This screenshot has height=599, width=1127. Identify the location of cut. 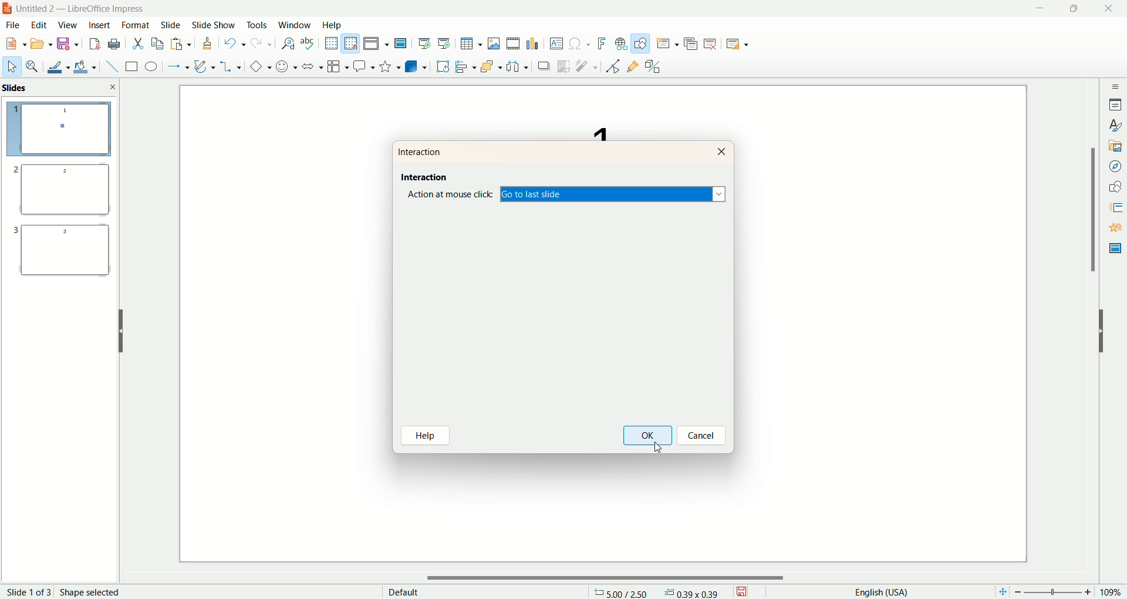
(139, 43).